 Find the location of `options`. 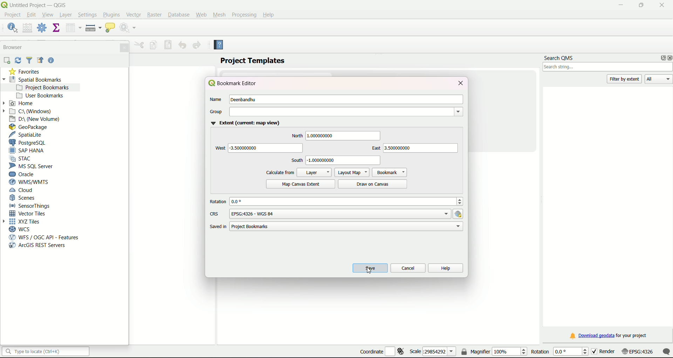

options is located at coordinates (341, 214).